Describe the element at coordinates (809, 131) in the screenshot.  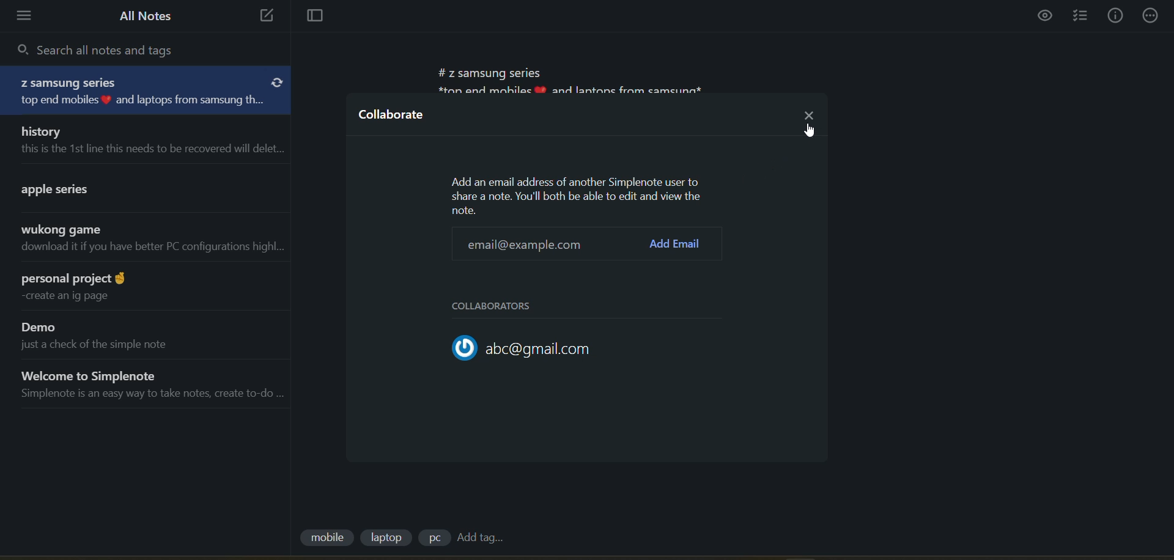
I see `cursor` at that location.